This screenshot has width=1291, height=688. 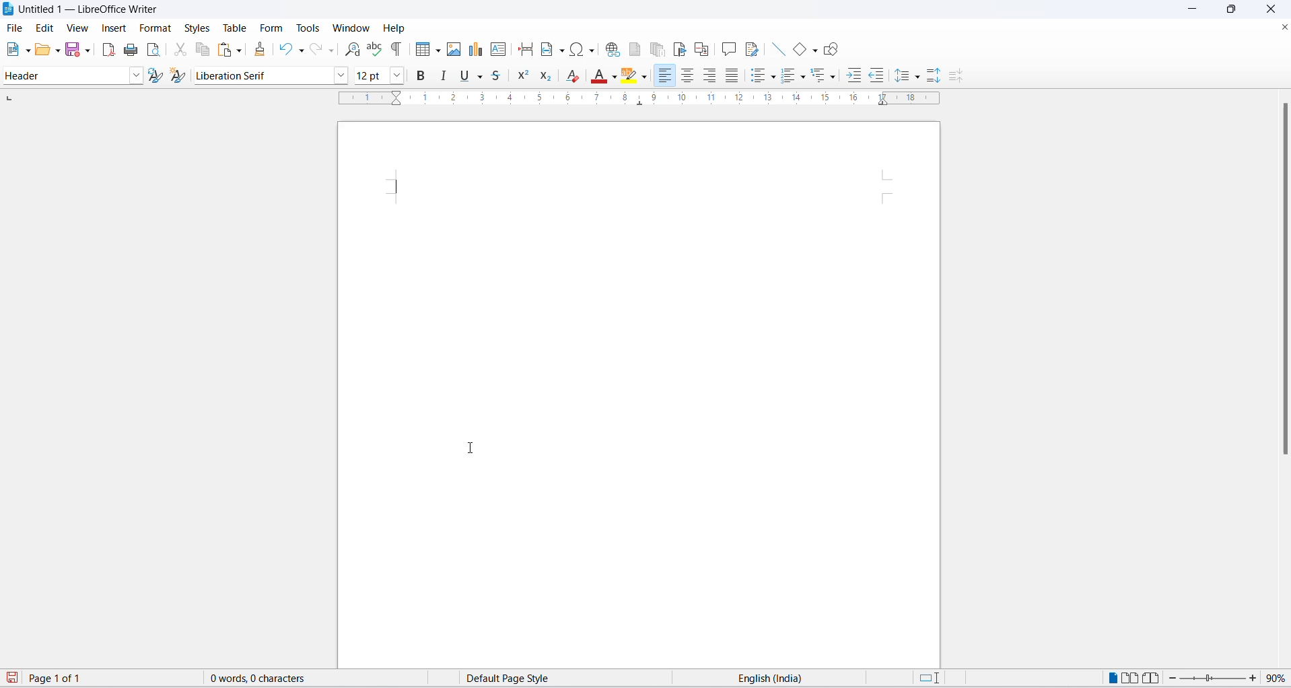 I want to click on save options, so click(x=87, y=50).